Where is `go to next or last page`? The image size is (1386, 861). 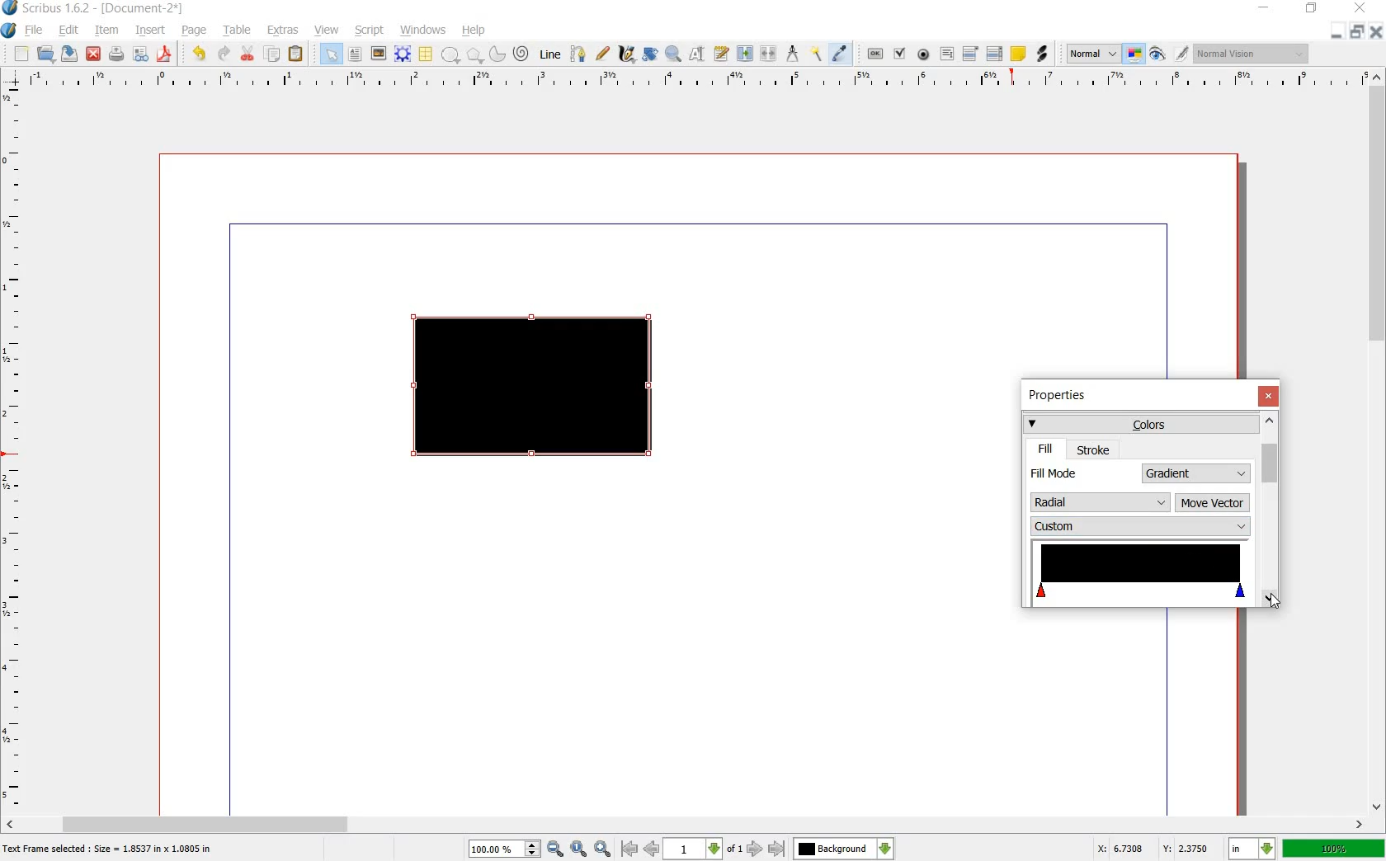
go to next or last page is located at coordinates (765, 849).